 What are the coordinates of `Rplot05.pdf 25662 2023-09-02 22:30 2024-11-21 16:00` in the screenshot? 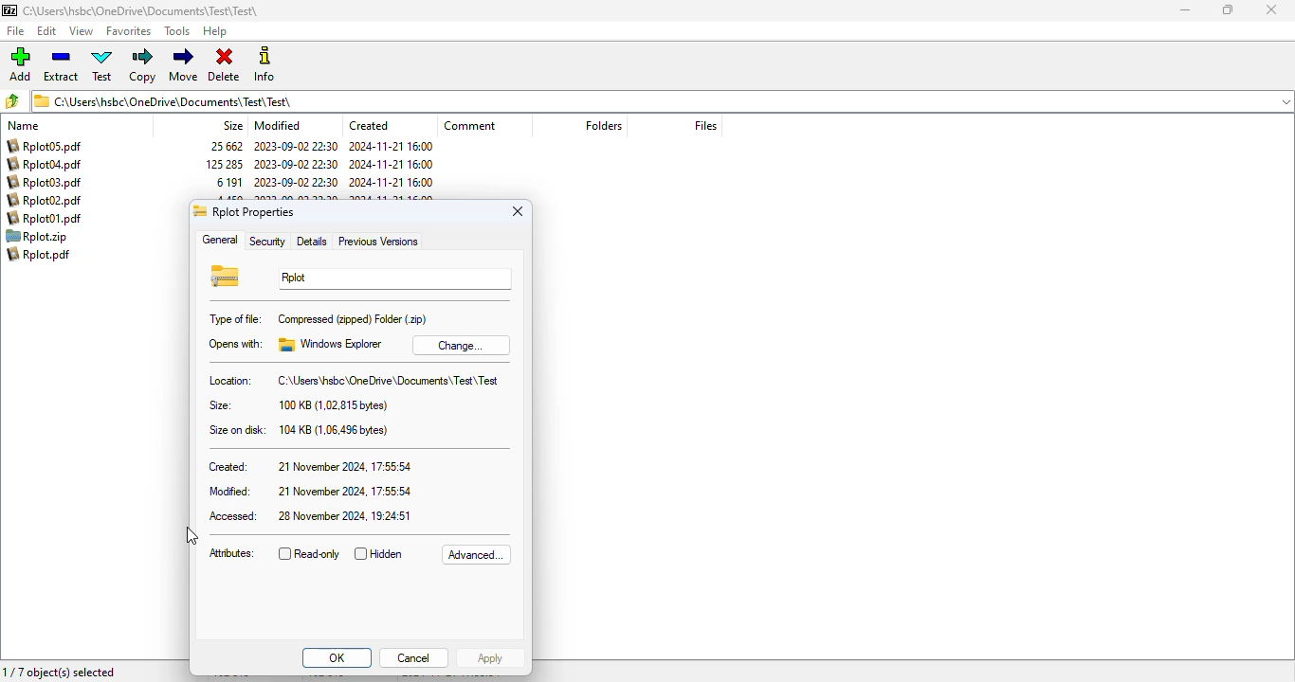 It's located at (219, 147).